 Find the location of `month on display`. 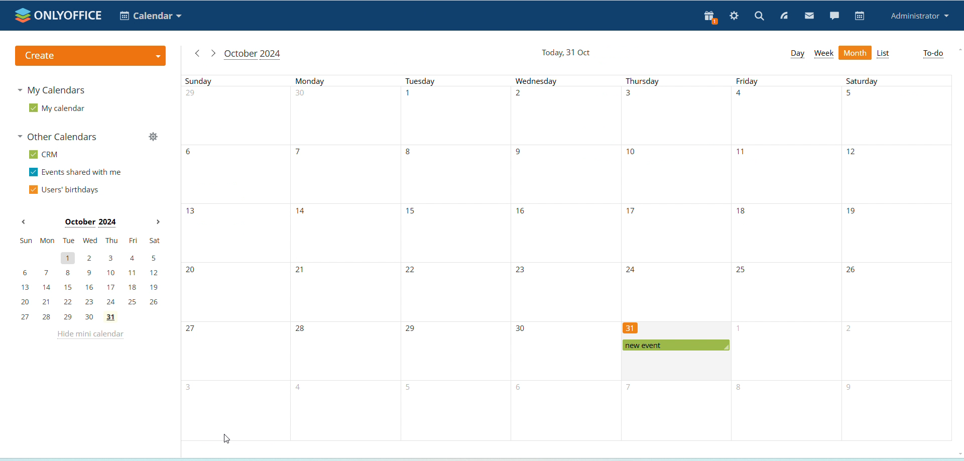

month on display is located at coordinates (90, 223).